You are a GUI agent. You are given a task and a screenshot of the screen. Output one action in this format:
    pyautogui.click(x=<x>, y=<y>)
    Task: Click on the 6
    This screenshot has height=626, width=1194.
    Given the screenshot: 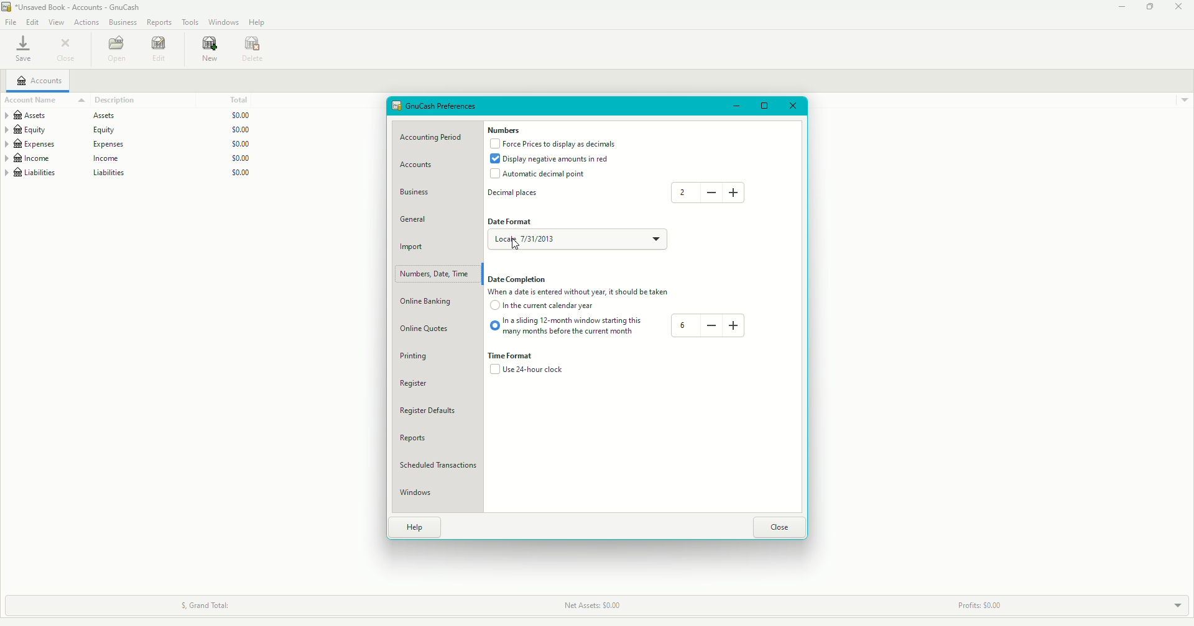 What is the action you would take?
    pyautogui.click(x=685, y=325)
    